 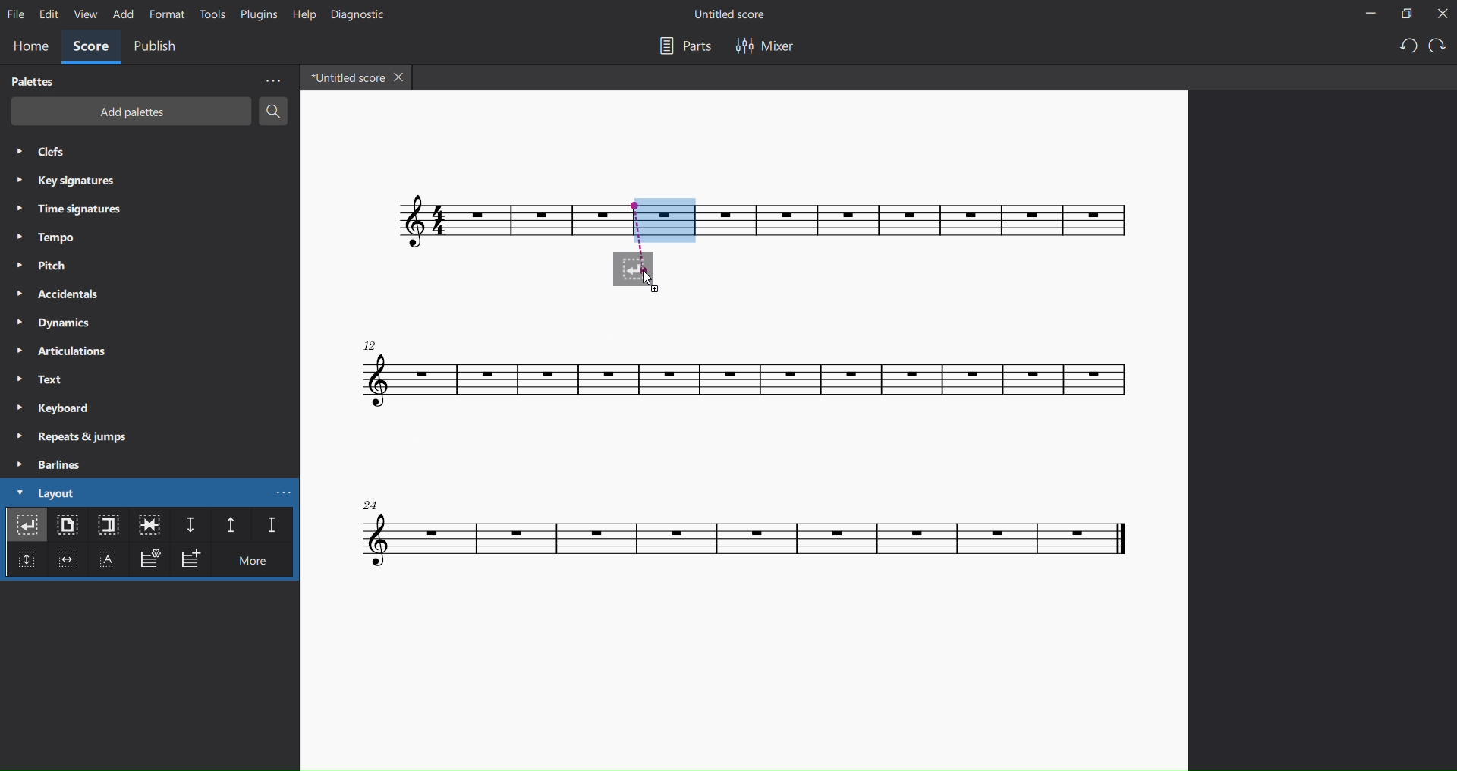 What do you see at coordinates (53, 409) in the screenshot?
I see `keyboard` at bounding box center [53, 409].